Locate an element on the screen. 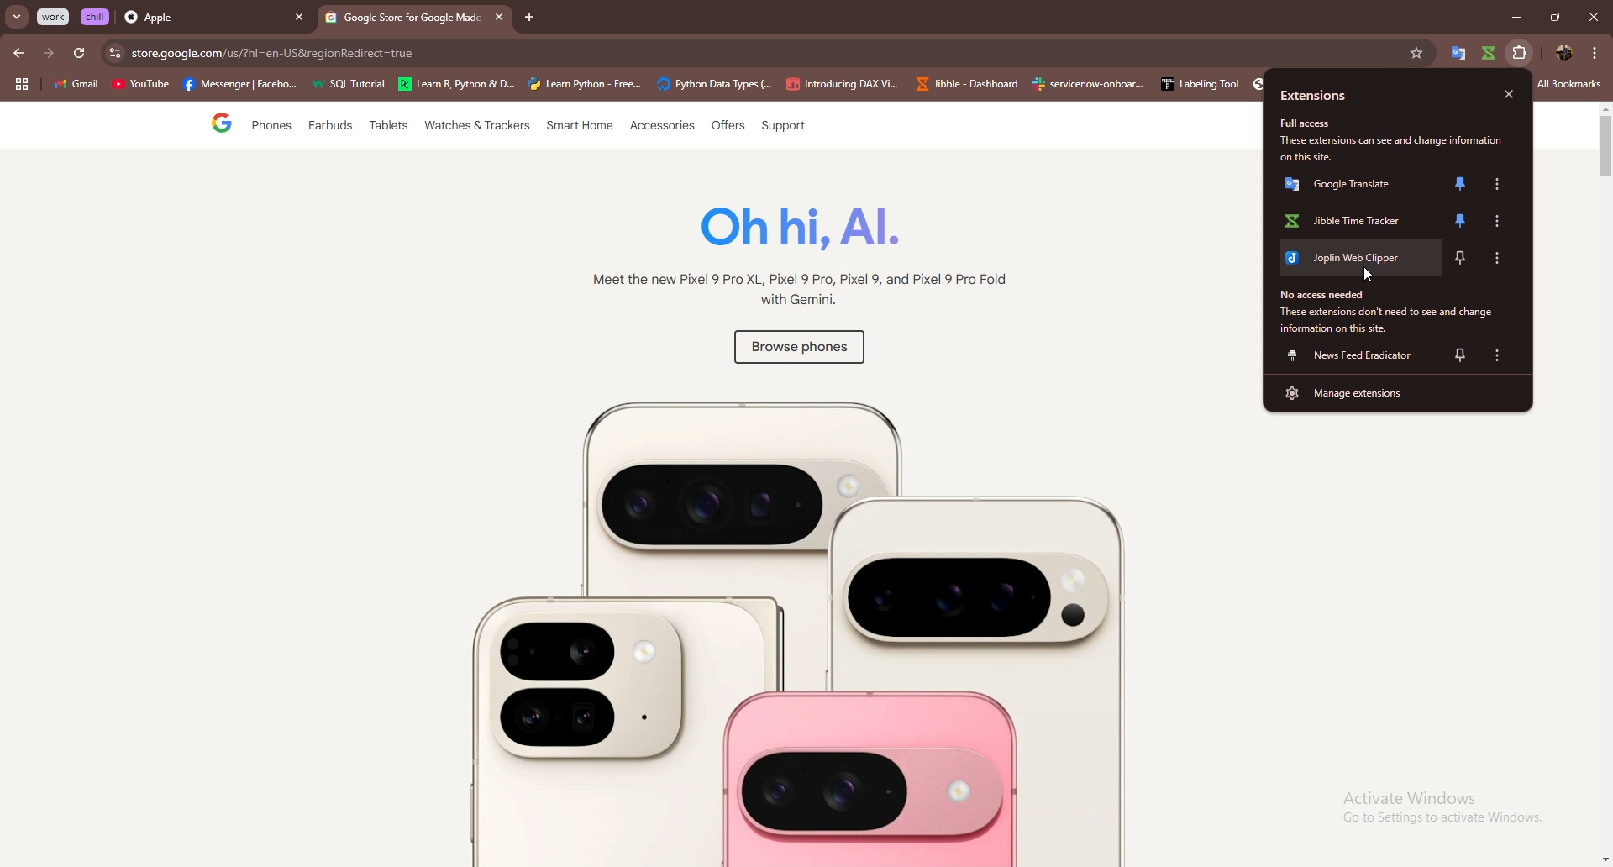 The height and width of the screenshot is (867, 1613). Phones is located at coordinates (267, 127).